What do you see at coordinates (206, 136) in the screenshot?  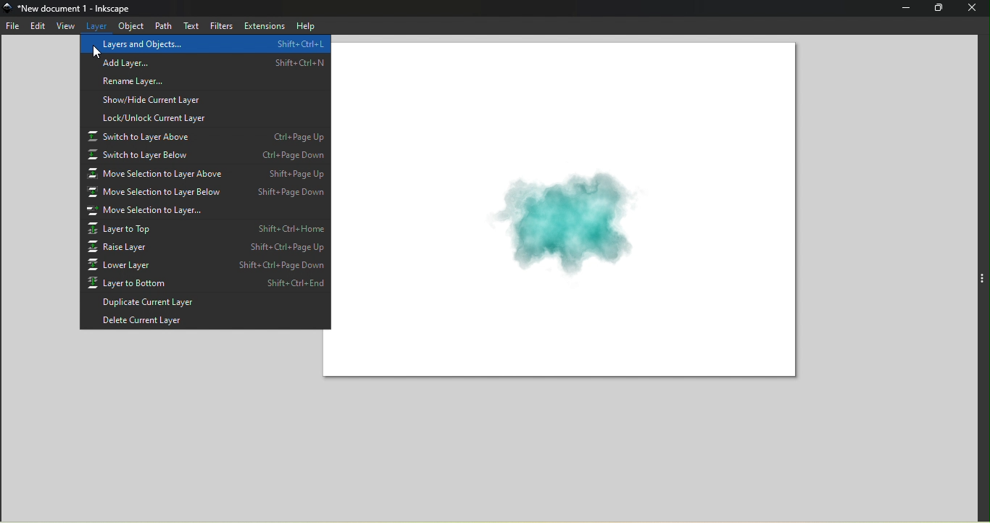 I see `Switch to layer above` at bounding box center [206, 136].